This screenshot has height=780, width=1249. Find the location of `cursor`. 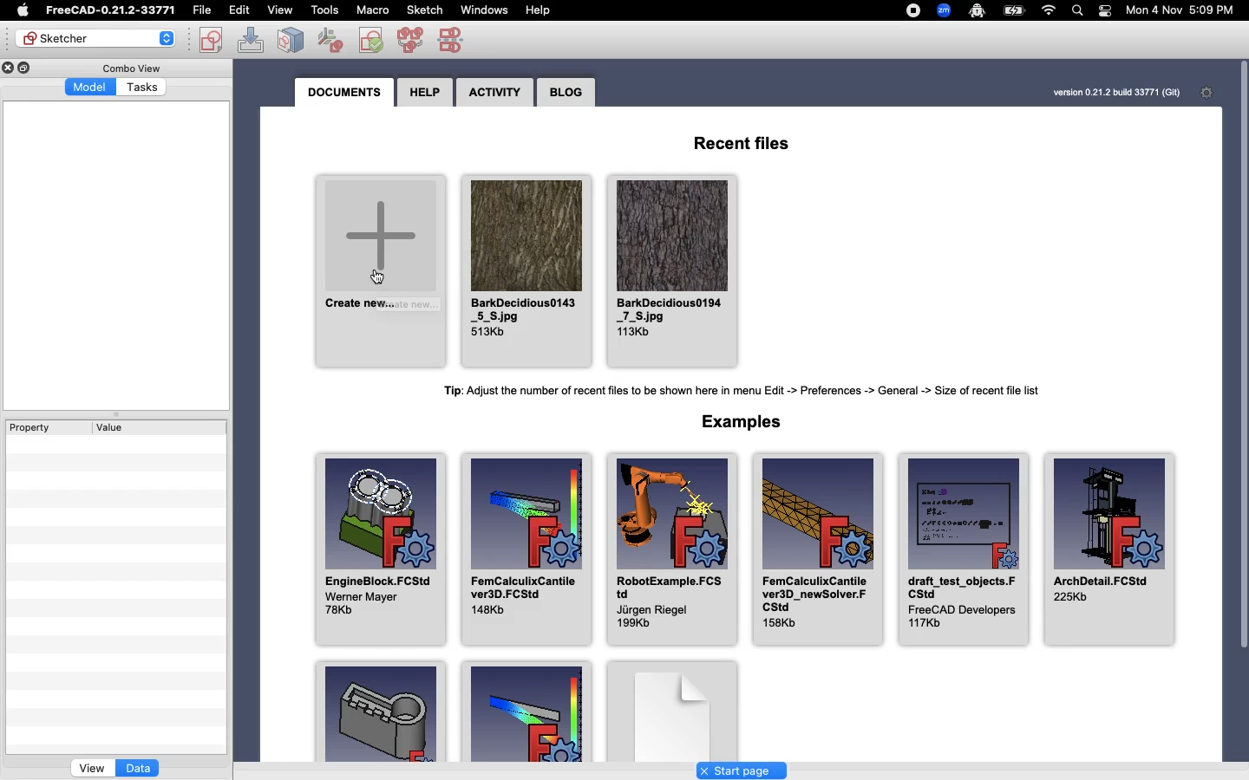

cursor is located at coordinates (377, 278).